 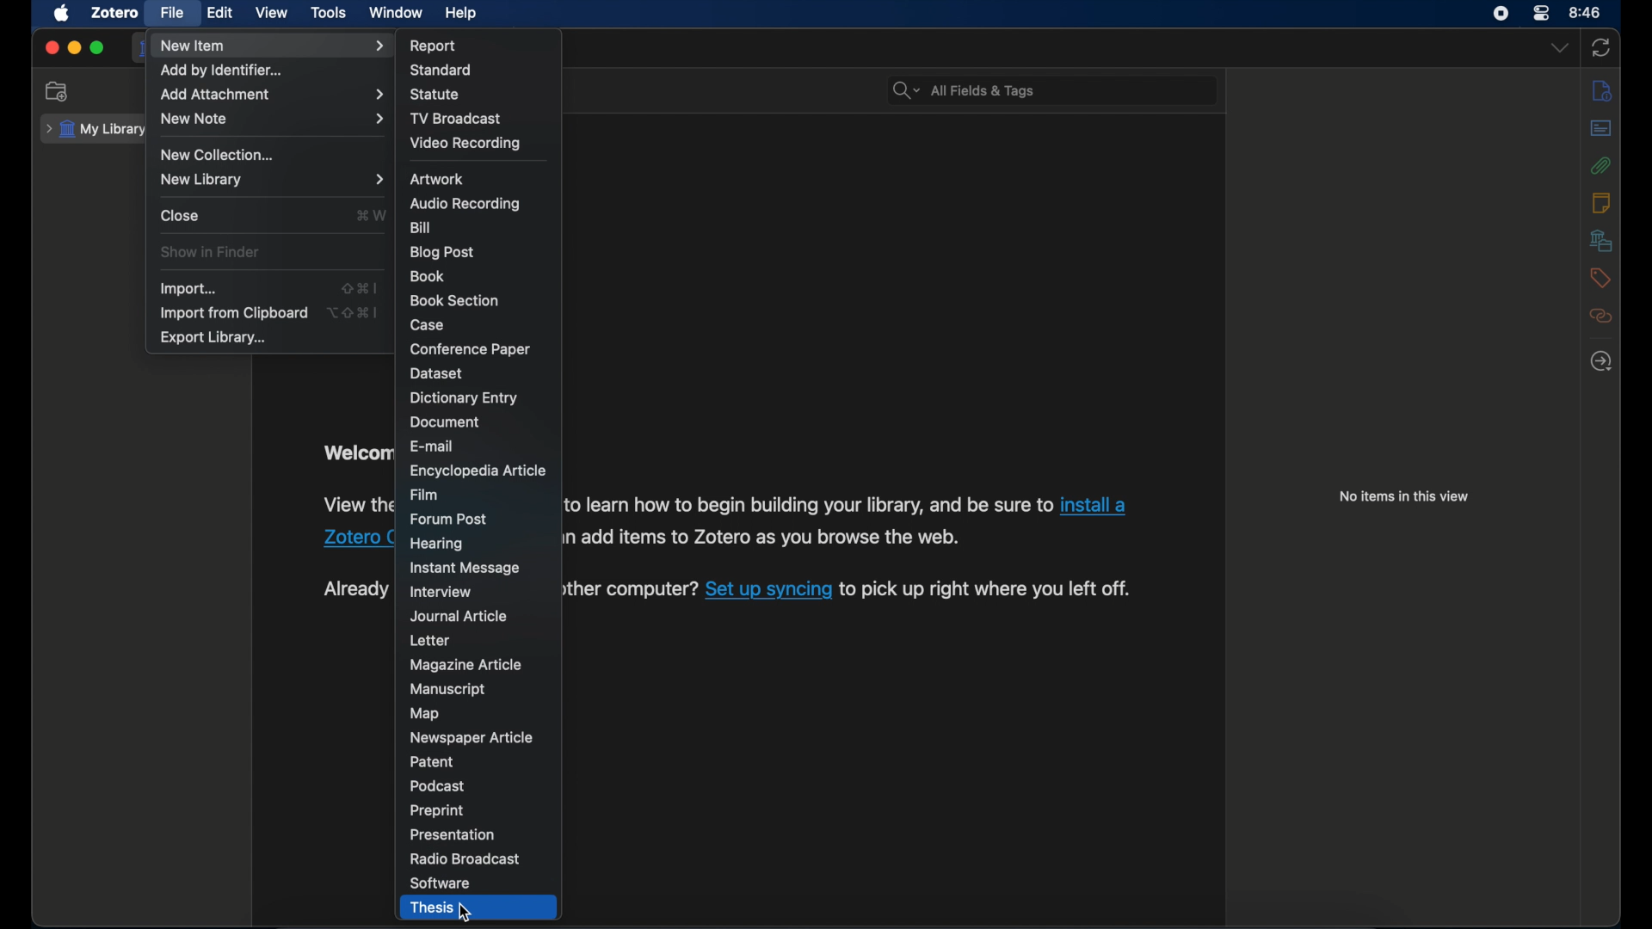 What do you see at coordinates (442, 70) in the screenshot?
I see `standard` at bounding box center [442, 70].